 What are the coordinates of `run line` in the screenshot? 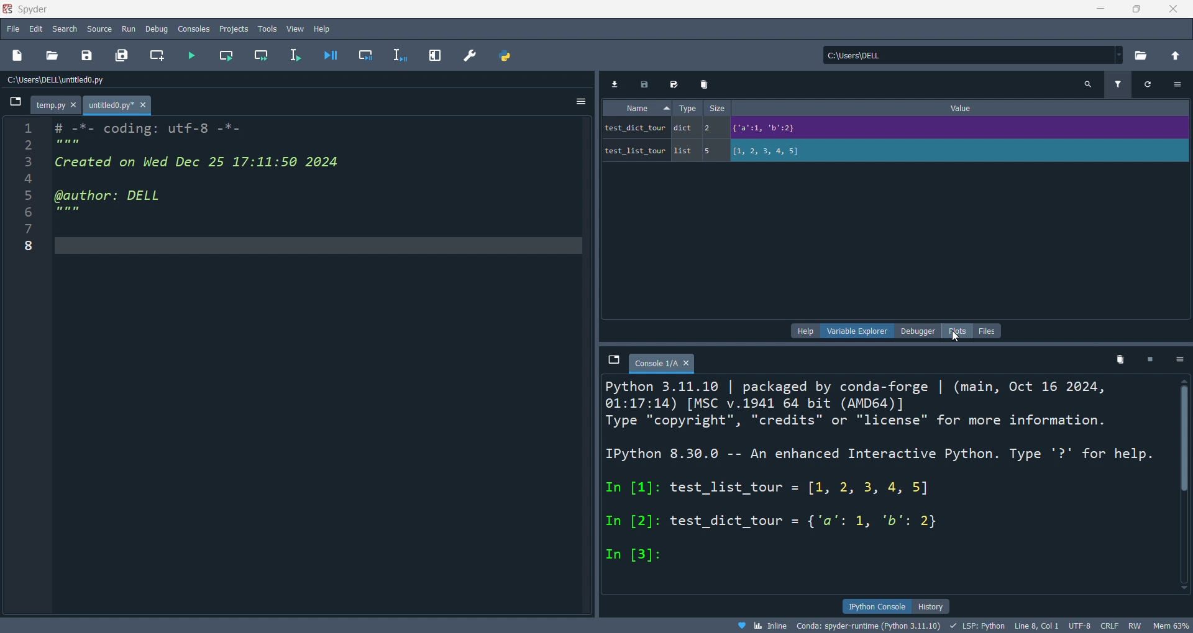 It's located at (300, 57).